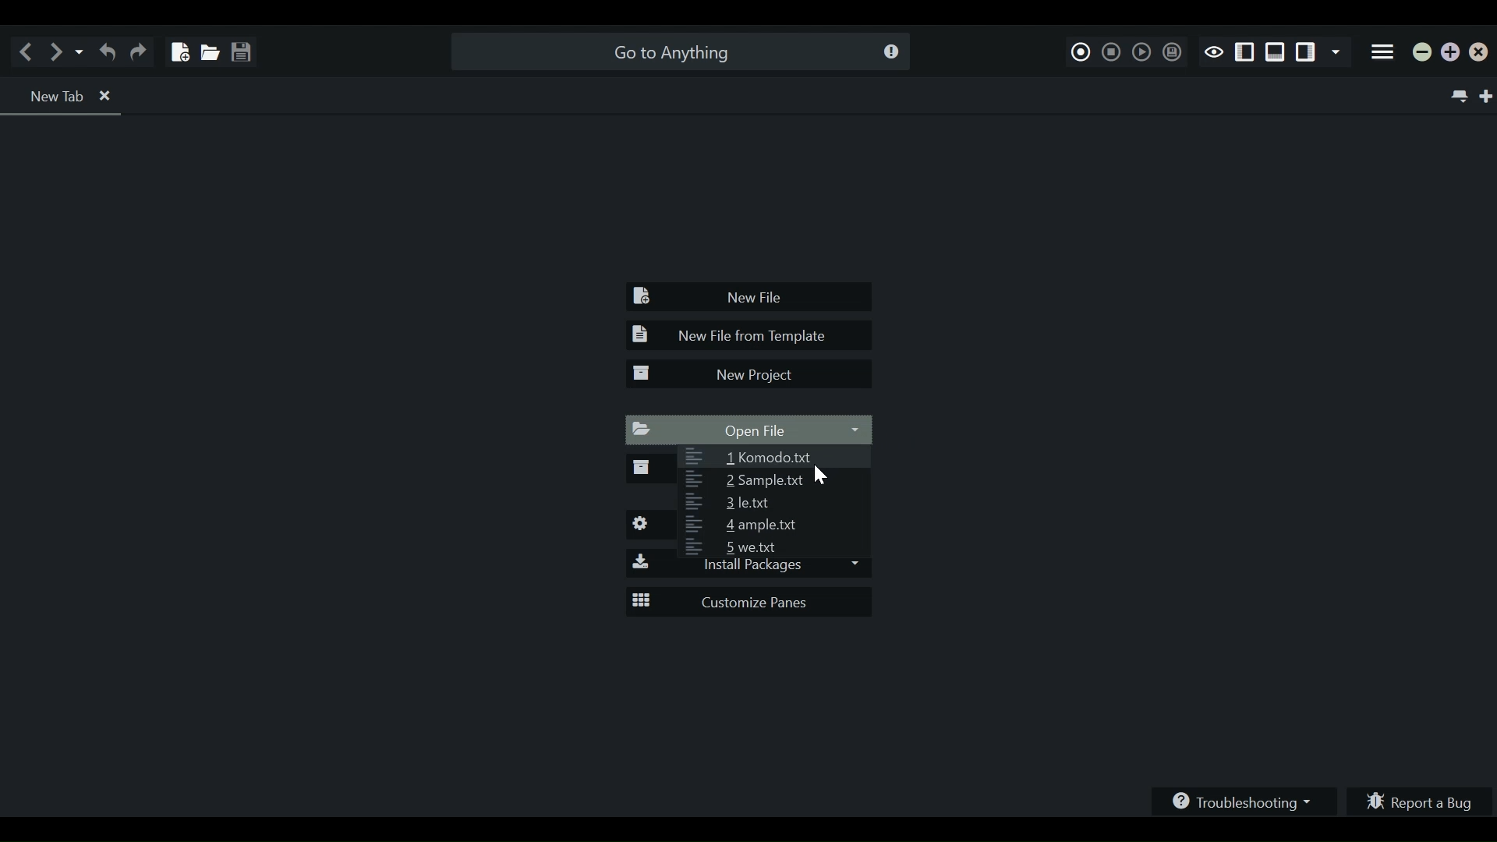  What do you see at coordinates (1482, 55) in the screenshot?
I see `Close` at bounding box center [1482, 55].